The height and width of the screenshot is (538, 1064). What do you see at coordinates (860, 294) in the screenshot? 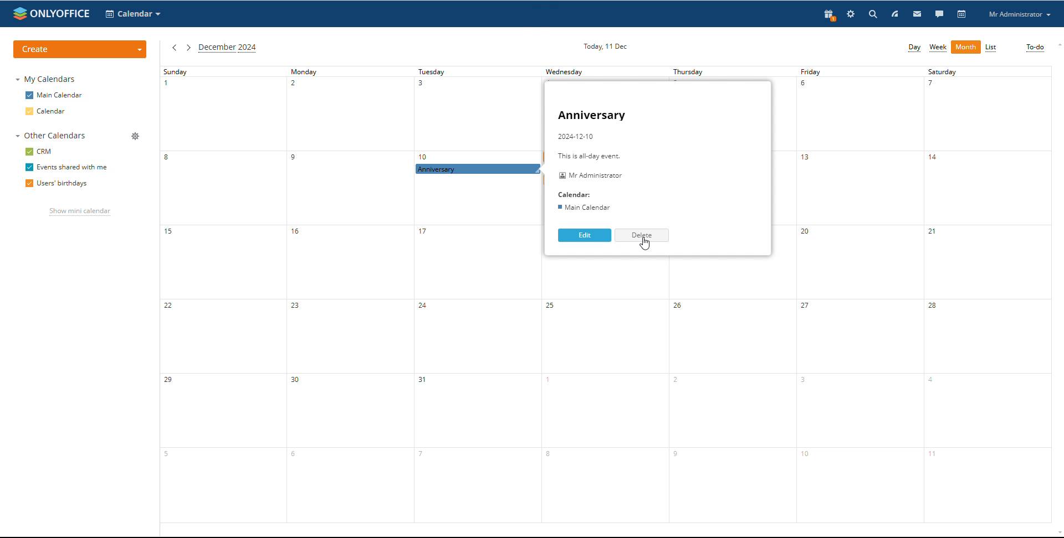
I see `friday` at bounding box center [860, 294].